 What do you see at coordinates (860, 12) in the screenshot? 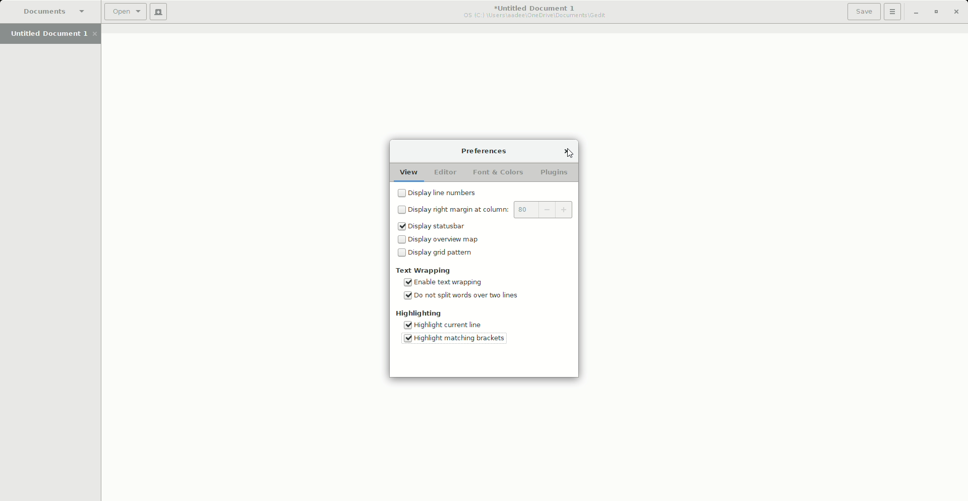
I see `Save` at bounding box center [860, 12].